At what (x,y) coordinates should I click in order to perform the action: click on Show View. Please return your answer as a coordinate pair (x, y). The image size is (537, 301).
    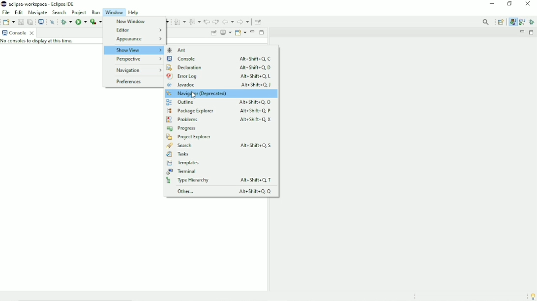
    Looking at the image, I should click on (133, 50).